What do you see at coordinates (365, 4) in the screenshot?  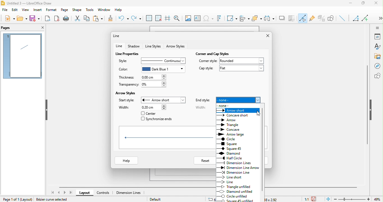 I see `maximize` at bounding box center [365, 4].